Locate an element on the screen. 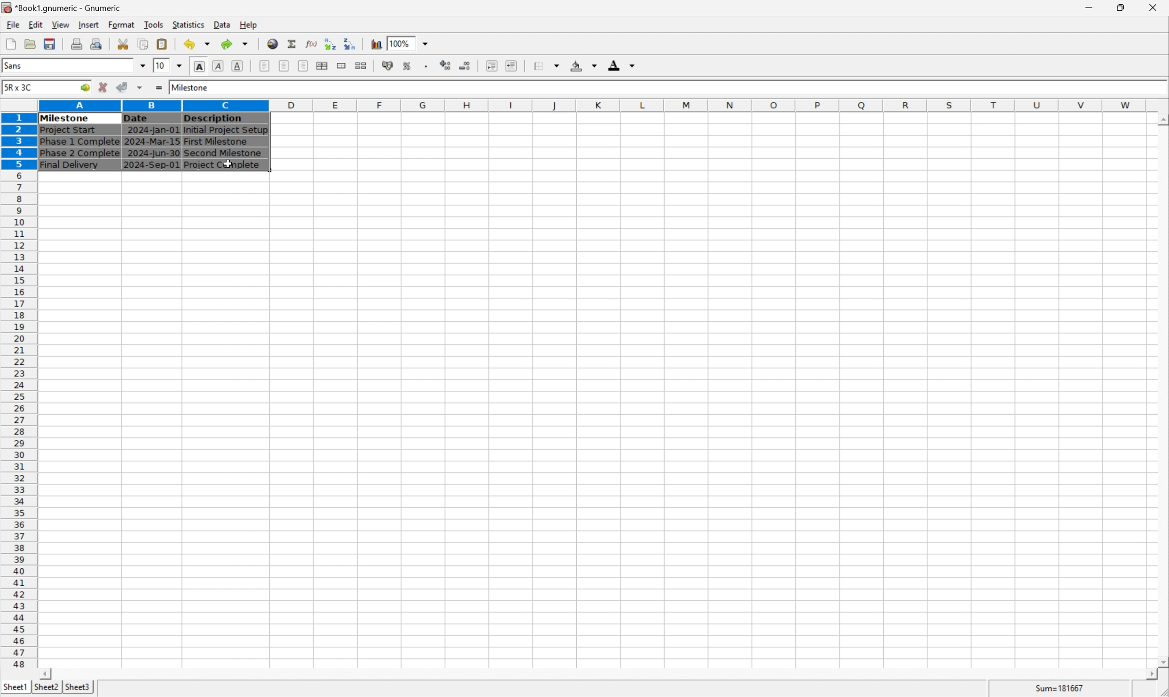 This screenshot has height=697, width=1169. font color is located at coordinates (622, 65).